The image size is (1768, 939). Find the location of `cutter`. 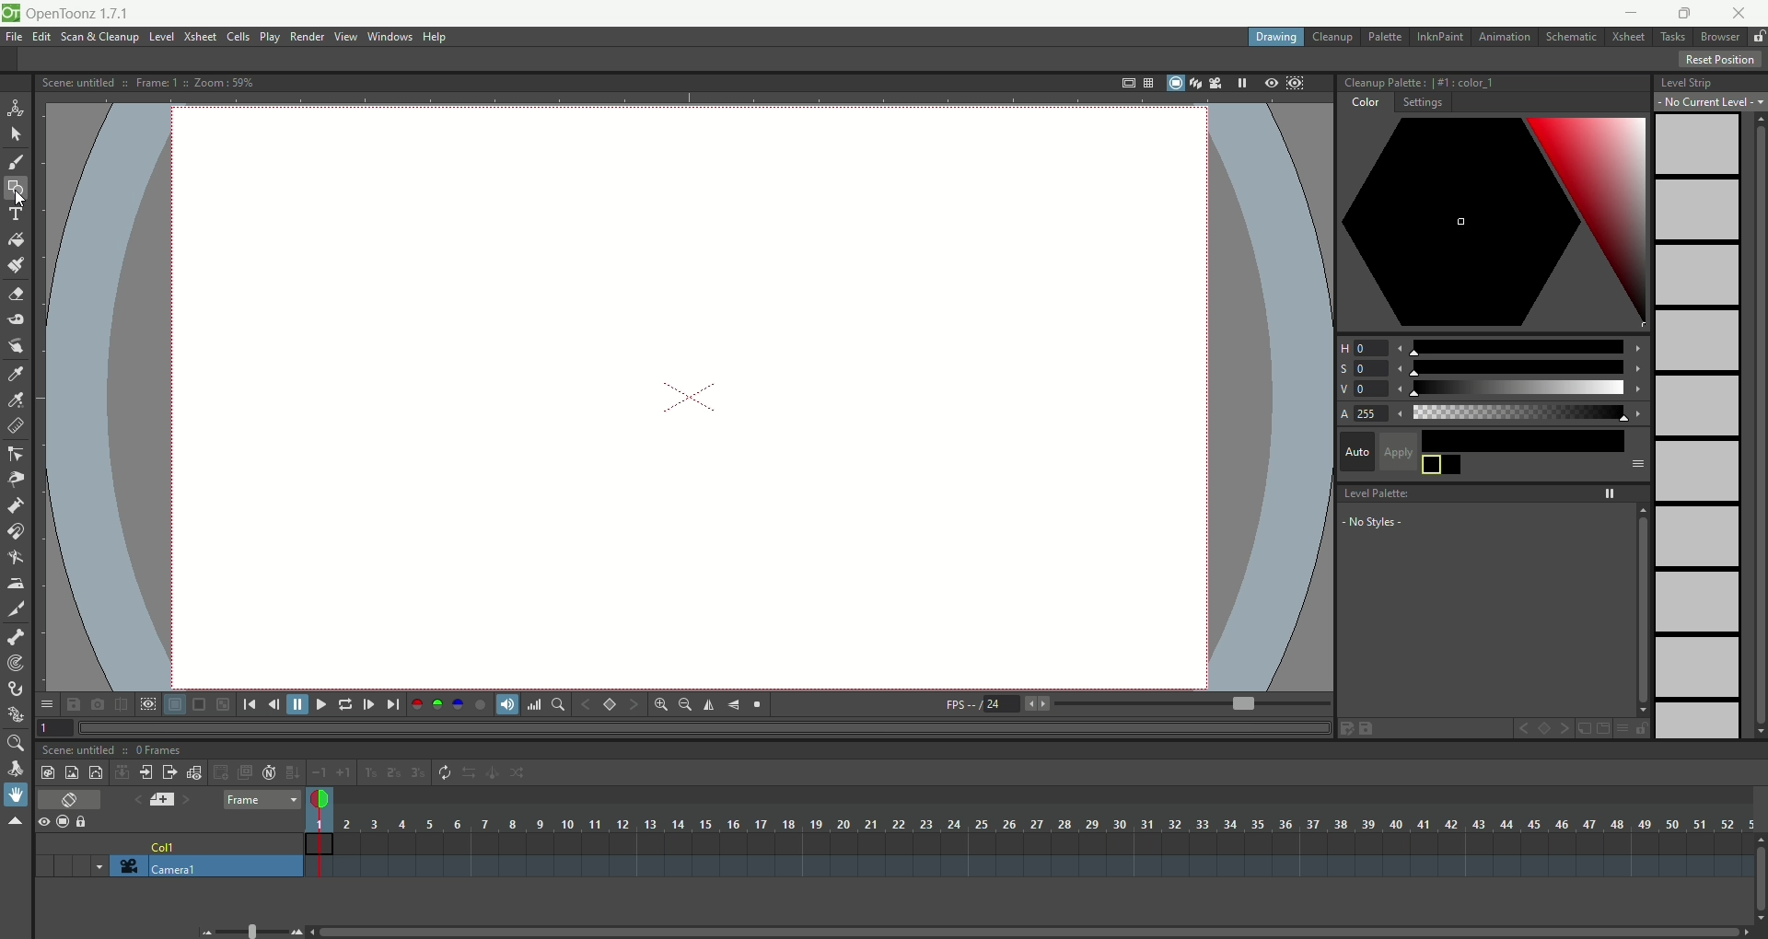

cutter is located at coordinates (18, 609).